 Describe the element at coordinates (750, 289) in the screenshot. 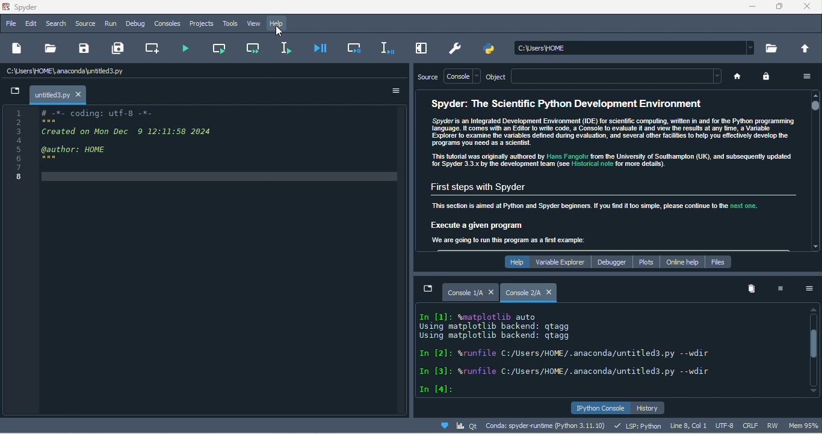

I see `remove all` at that location.